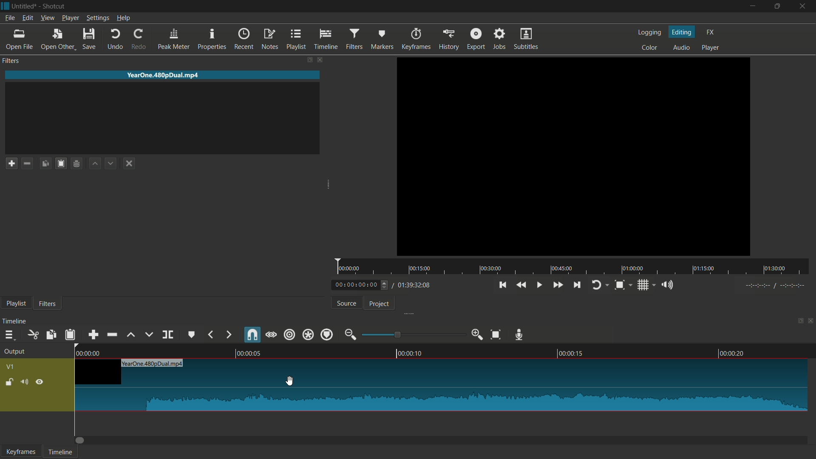  What do you see at coordinates (557, 285) in the screenshot?
I see `quicky play forward` at bounding box center [557, 285].